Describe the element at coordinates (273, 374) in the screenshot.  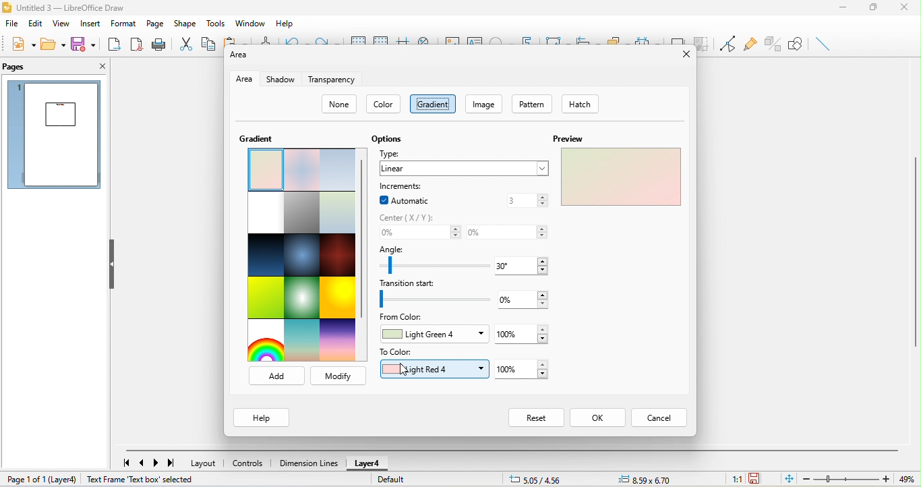
I see `add` at that location.